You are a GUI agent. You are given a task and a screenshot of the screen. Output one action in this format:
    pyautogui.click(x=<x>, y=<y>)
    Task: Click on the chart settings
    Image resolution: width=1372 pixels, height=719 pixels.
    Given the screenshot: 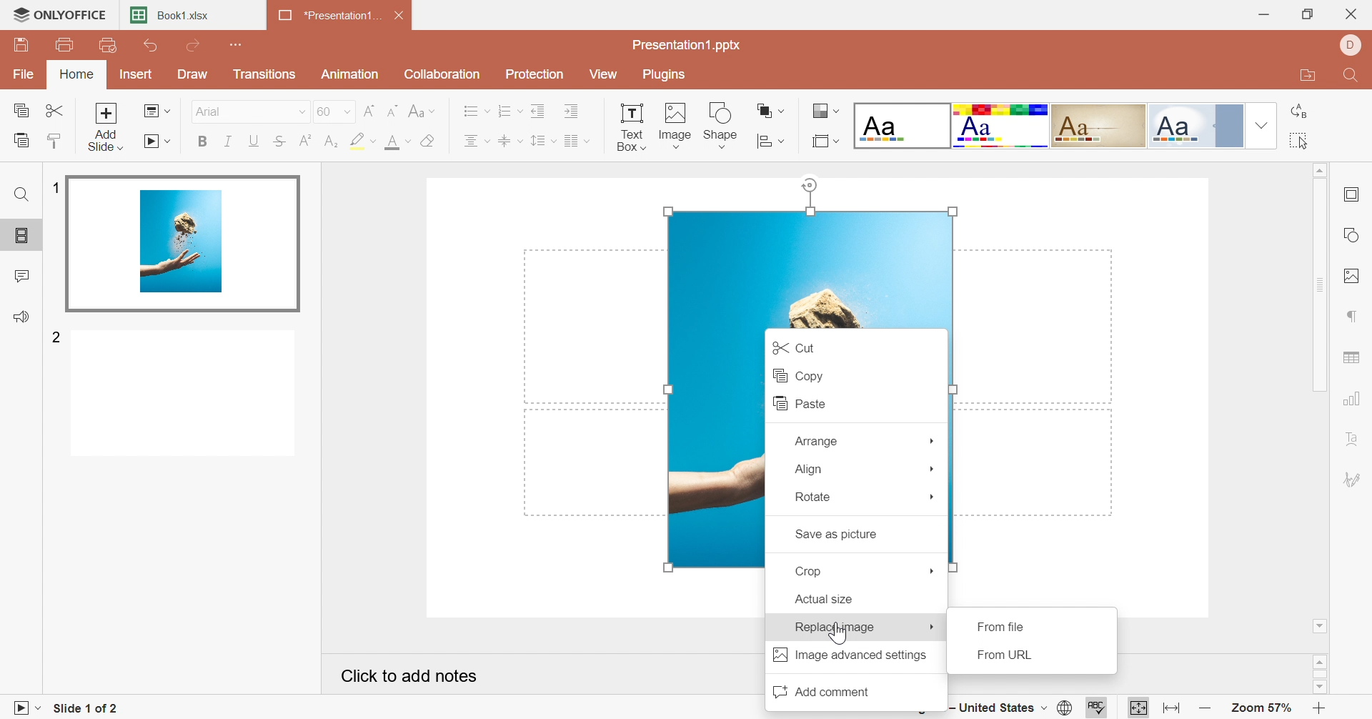 What is the action you would take?
    pyautogui.click(x=1355, y=397)
    